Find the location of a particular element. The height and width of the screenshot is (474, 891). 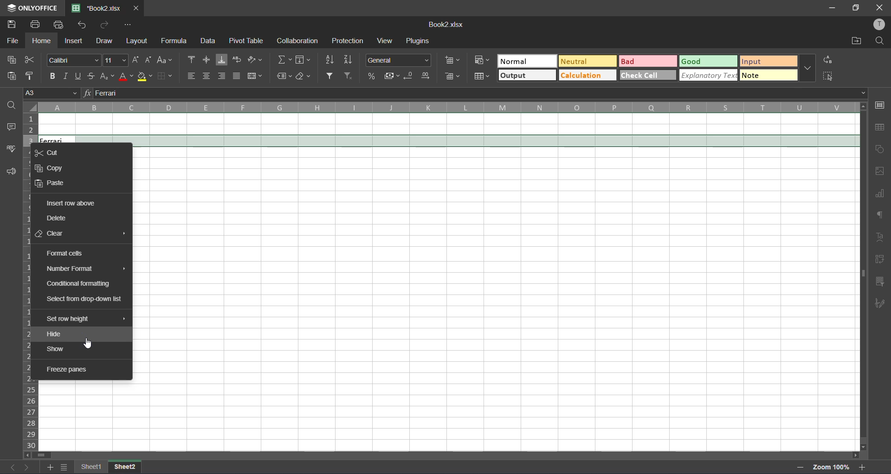

clear is located at coordinates (53, 234).